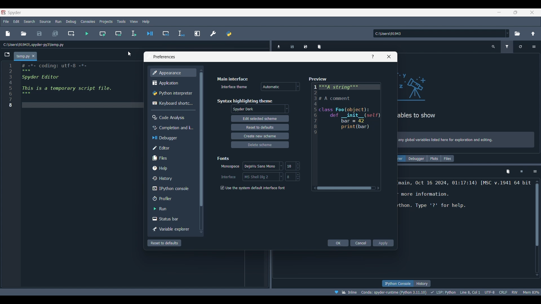 This screenshot has height=304, width=541. I want to click on UTF-8, so click(489, 292).